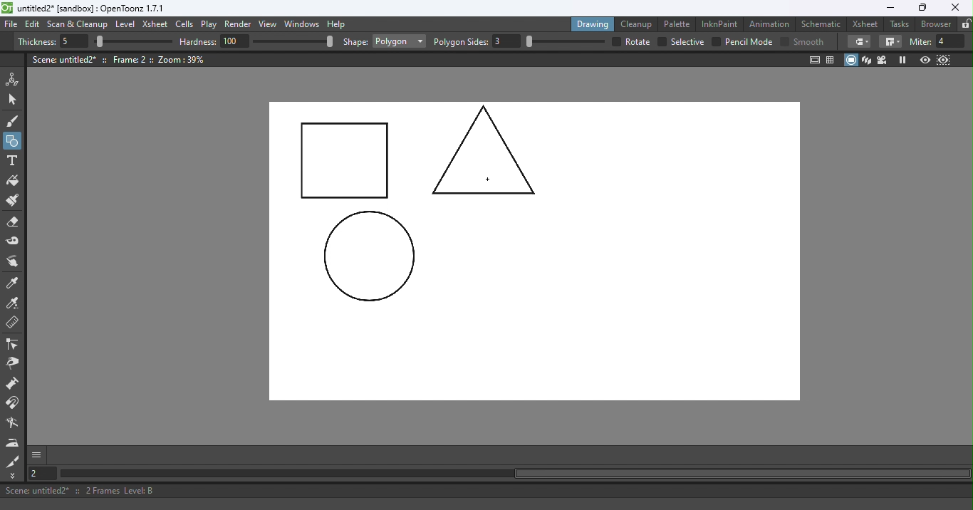  Describe the element at coordinates (934, 24) in the screenshot. I see `Browser` at that location.